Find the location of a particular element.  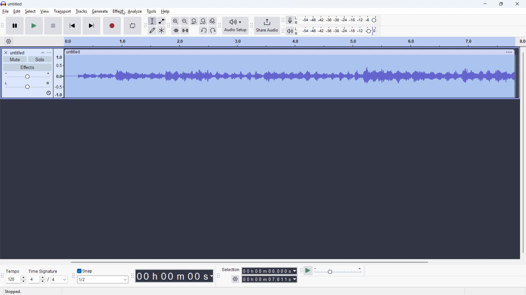

Zoom out  is located at coordinates (185, 21).